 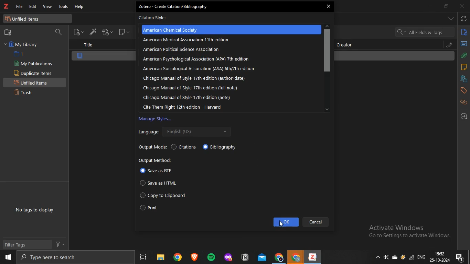 I want to click on sync with zotero.org, so click(x=464, y=18).